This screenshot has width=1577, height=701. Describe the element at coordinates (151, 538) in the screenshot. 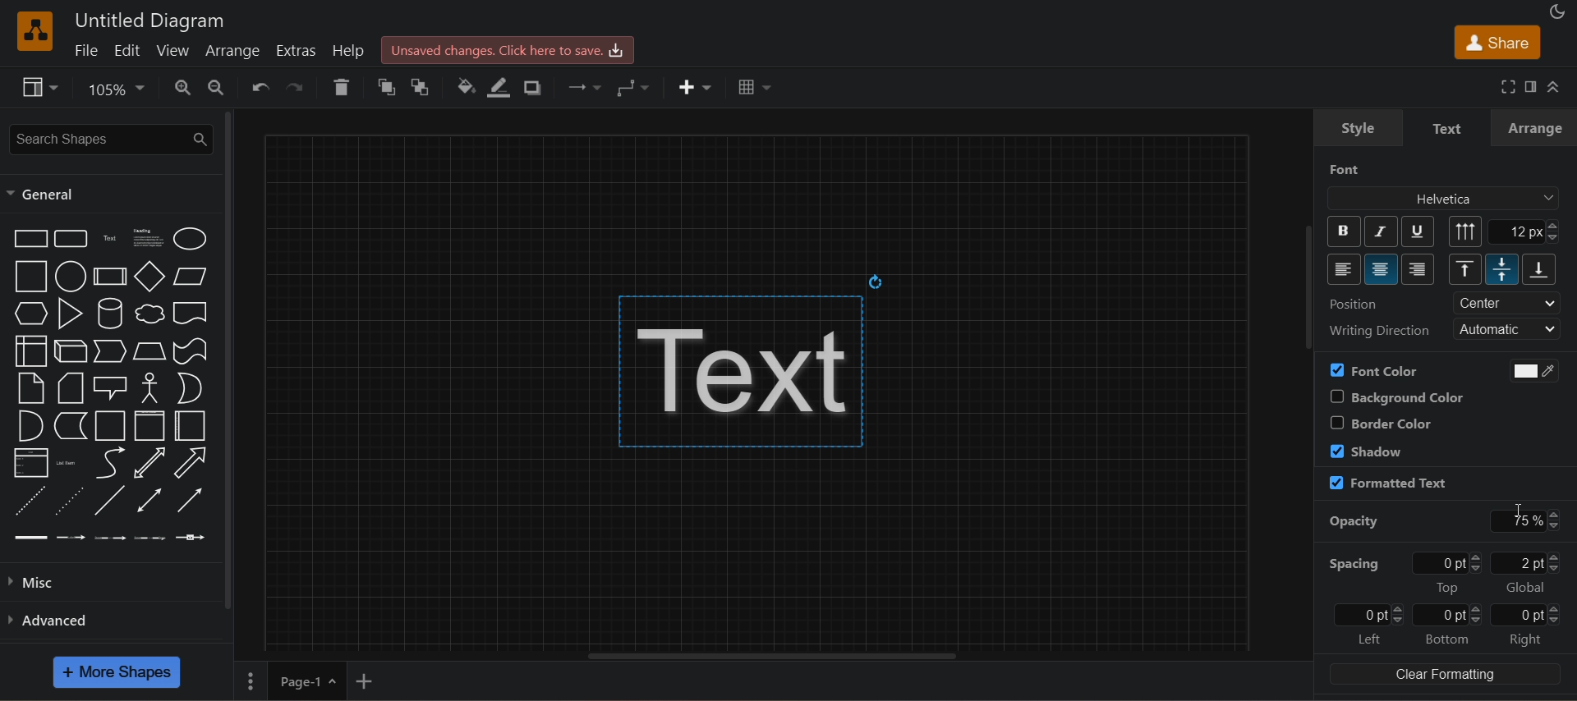

I see `connector with 3 labels` at that location.